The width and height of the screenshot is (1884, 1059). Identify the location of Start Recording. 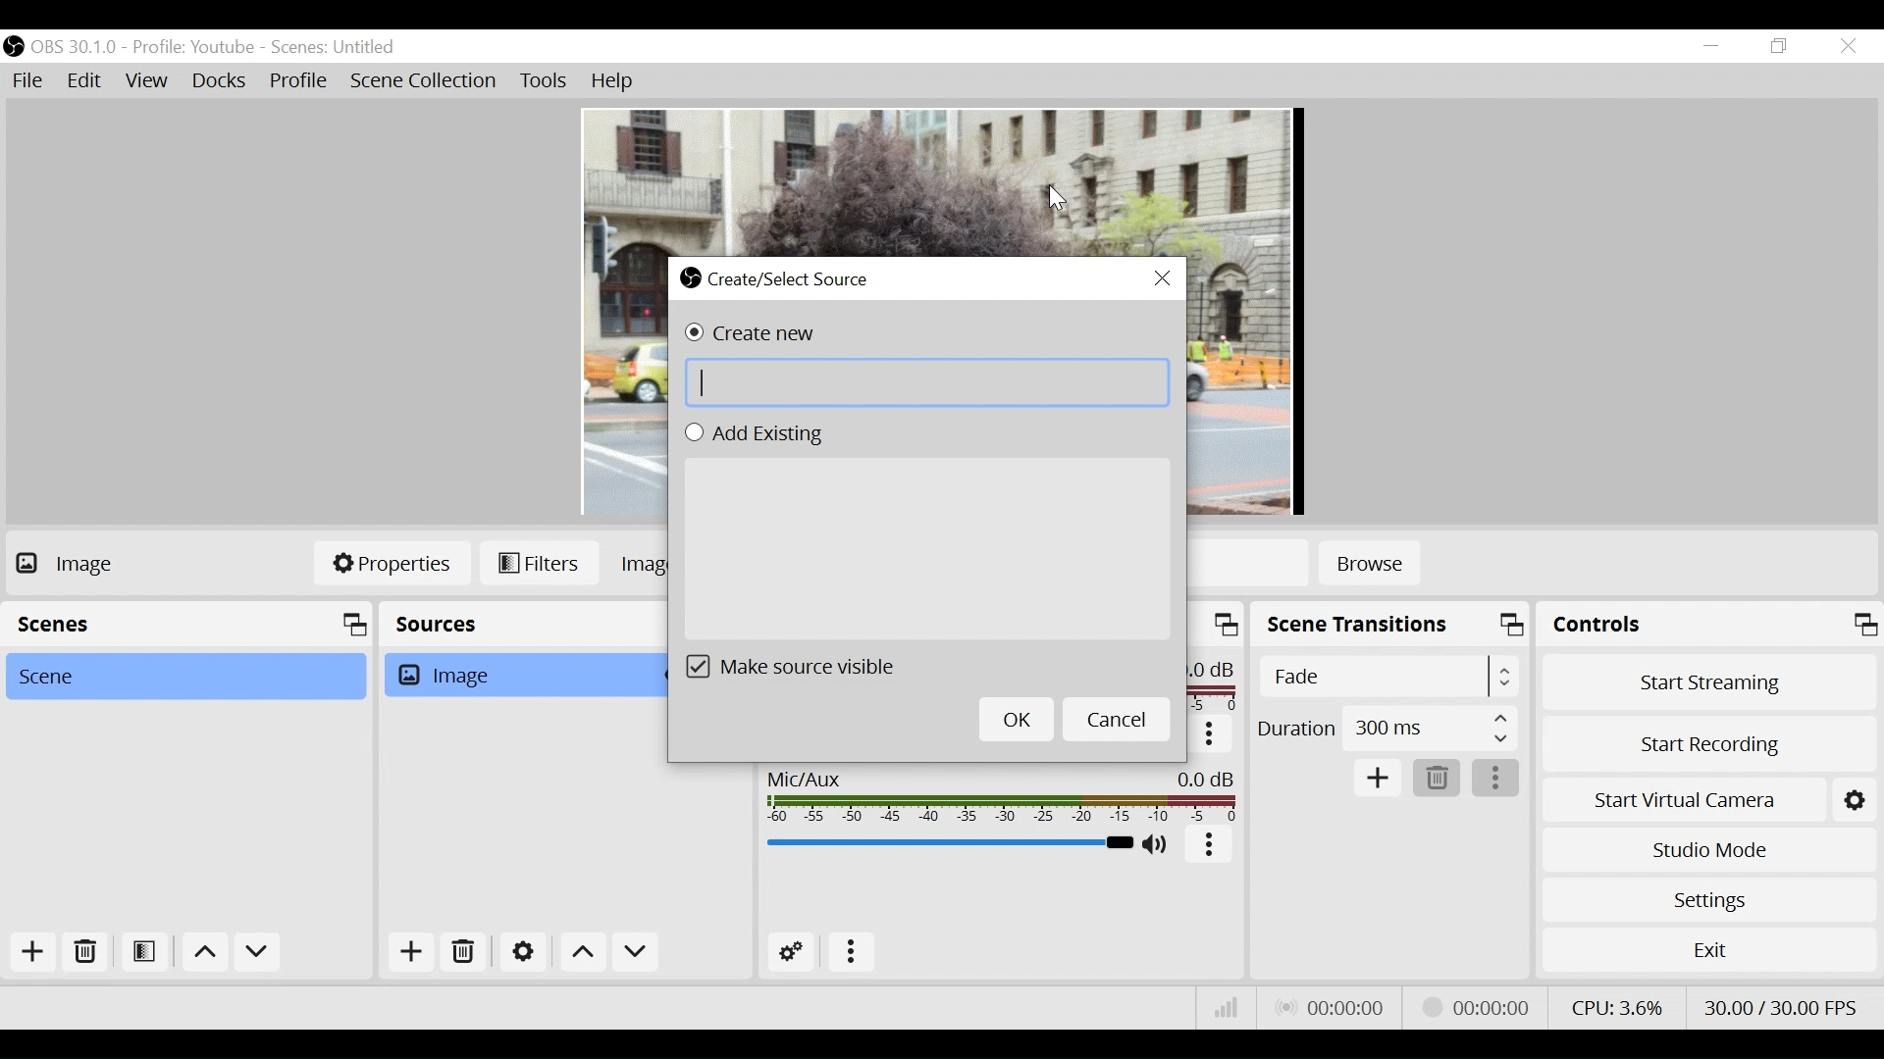
(1706, 745).